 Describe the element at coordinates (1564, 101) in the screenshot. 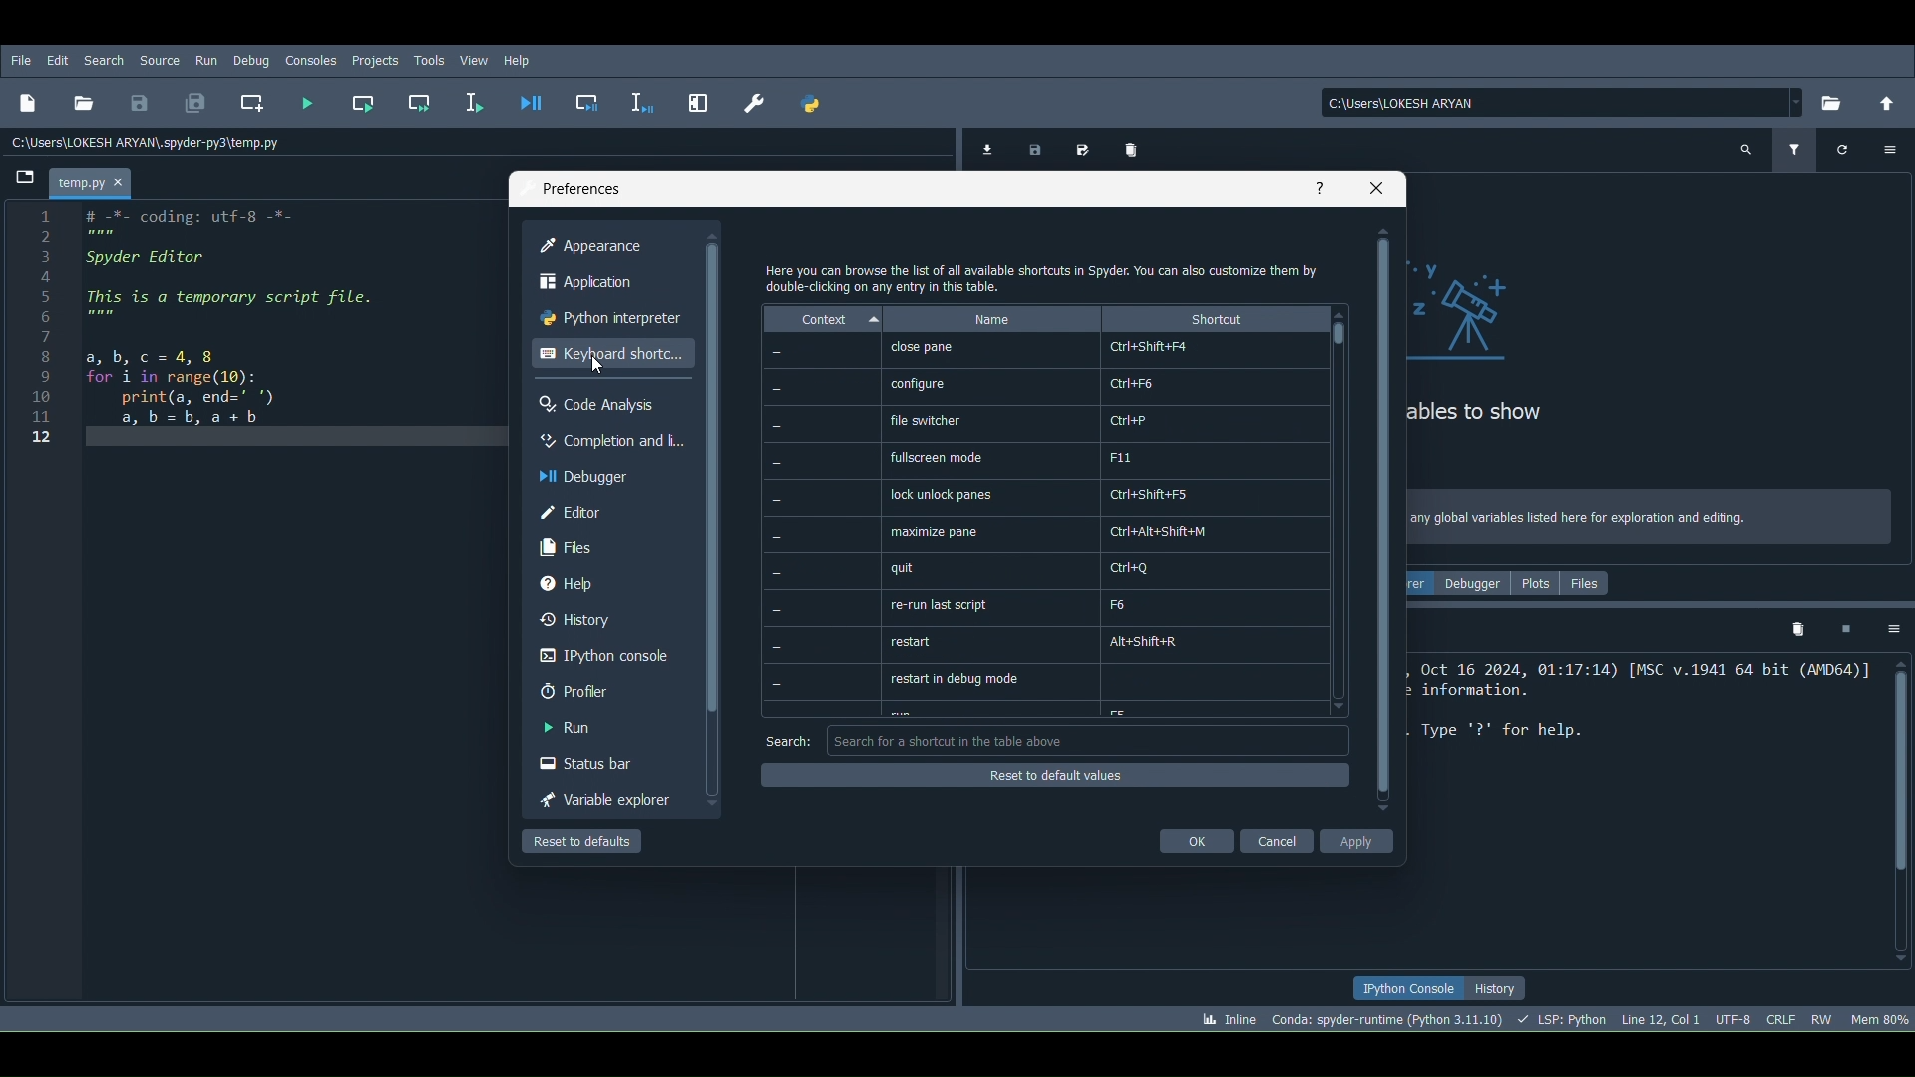

I see `File location` at that location.